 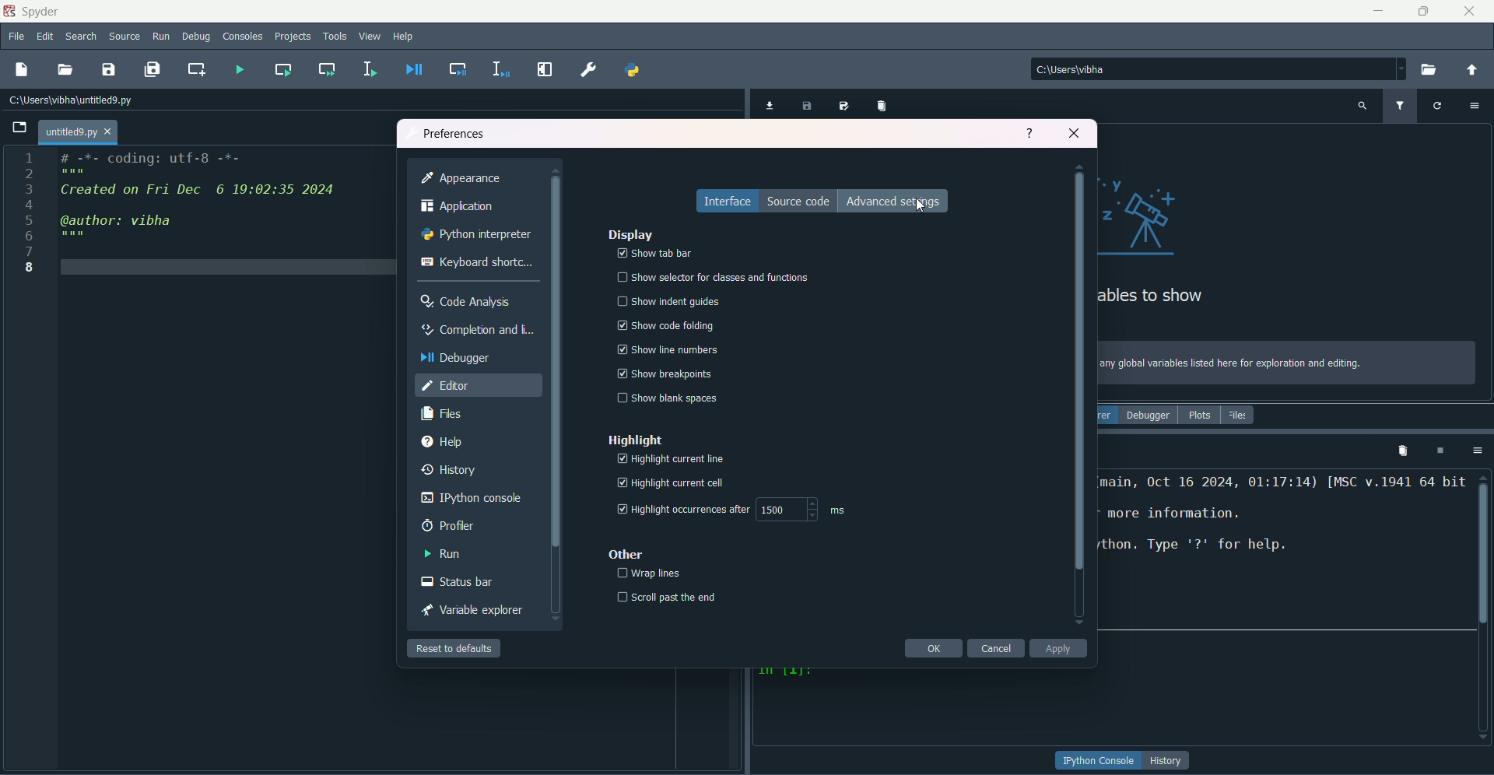 I want to click on help, so click(x=1030, y=134).